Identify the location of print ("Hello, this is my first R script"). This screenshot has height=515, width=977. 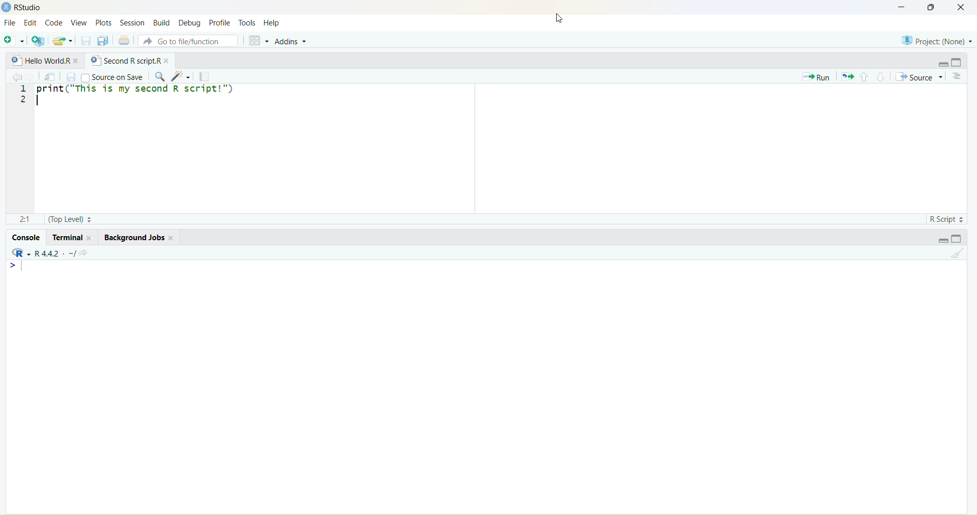
(152, 91).